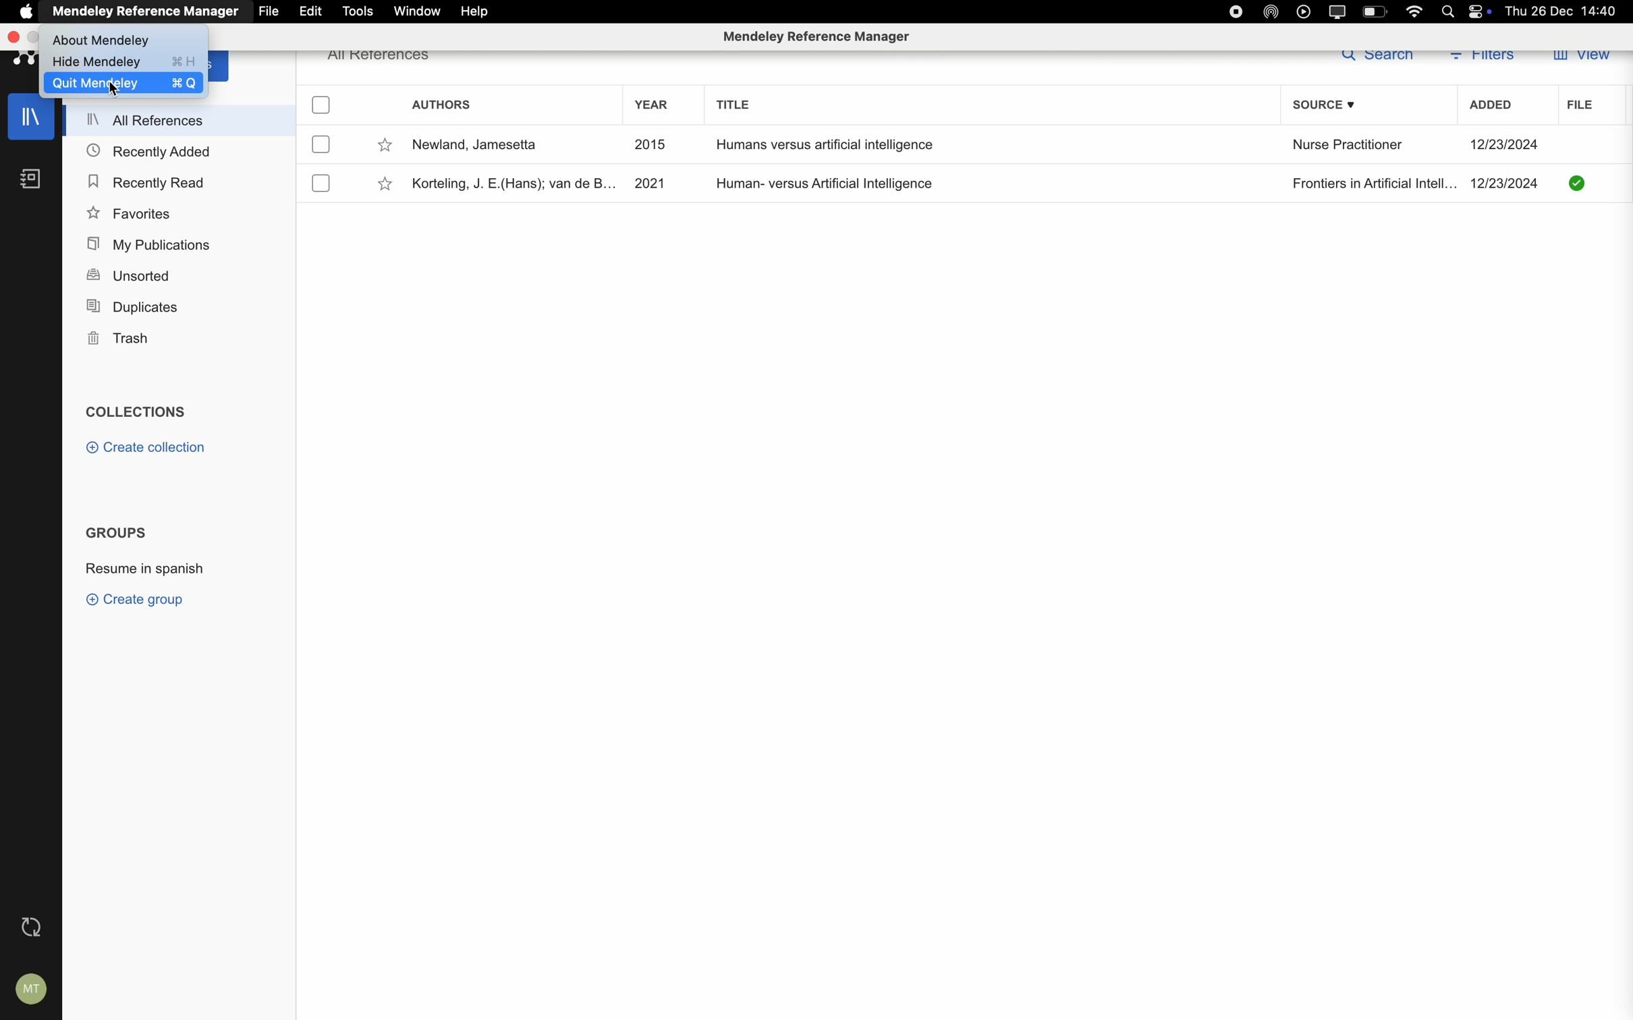 Image resolution: width=1633 pixels, height=1020 pixels. What do you see at coordinates (322, 184) in the screenshot?
I see `checkbox` at bounding box center [322, 184].